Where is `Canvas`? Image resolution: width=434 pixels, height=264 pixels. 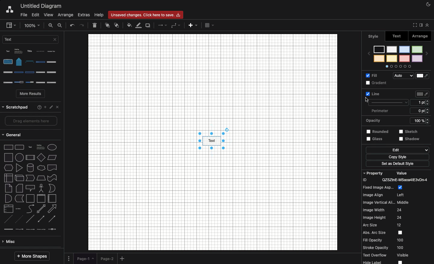
Canvas is located at coordinates (213, 142).